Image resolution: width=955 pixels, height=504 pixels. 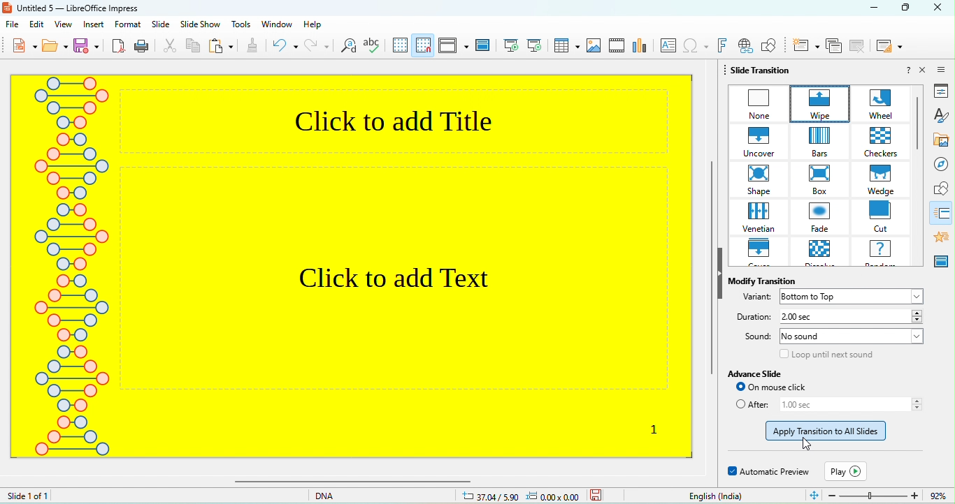 I want to click on duplicate slide , so click(x=834, y=47).